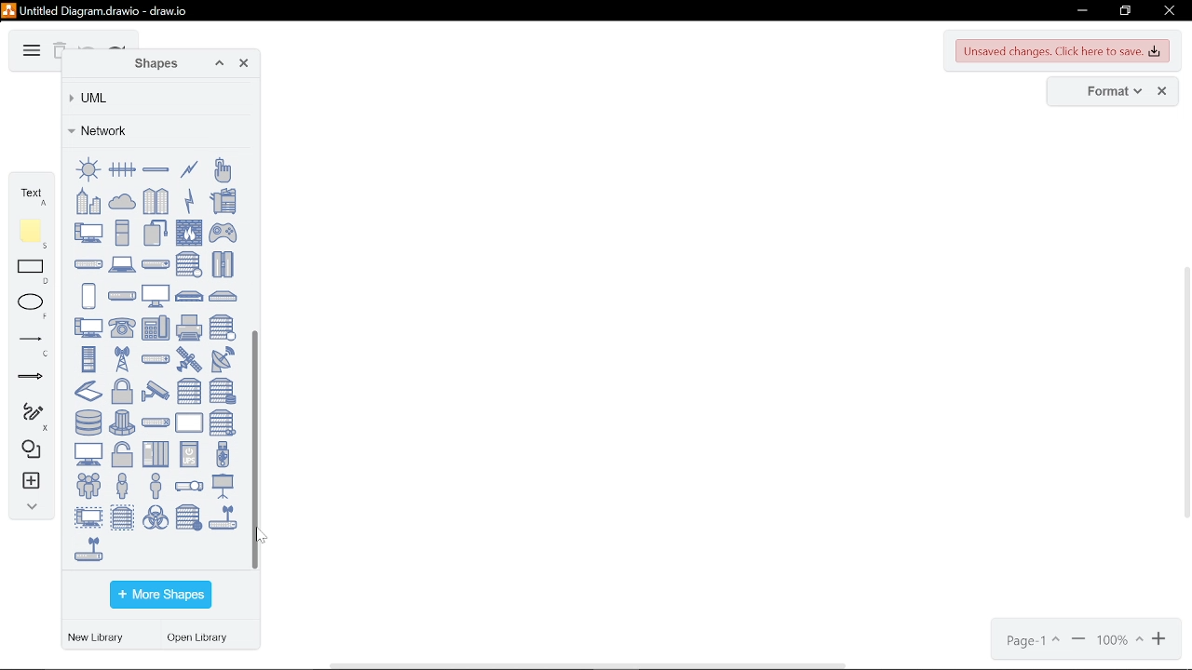 The height and width of the screenshot is (670, 1192). What do you see at coordinates (223, 359) in the screenshot?
I see `satellite dish` at bounding box center [223, 359].